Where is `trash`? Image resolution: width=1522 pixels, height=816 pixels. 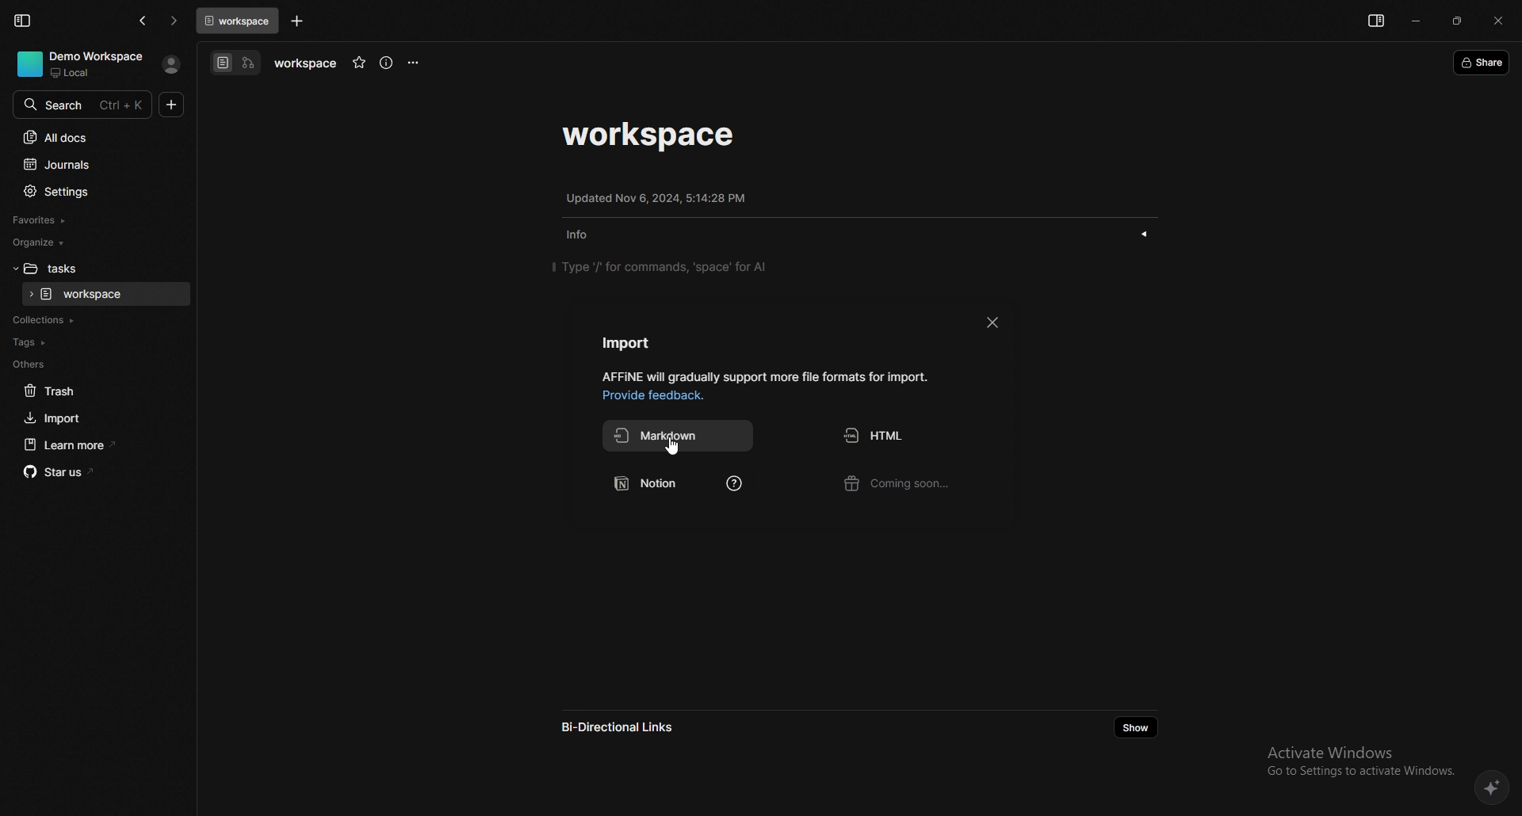
trash is located at coordinates (93, 391).